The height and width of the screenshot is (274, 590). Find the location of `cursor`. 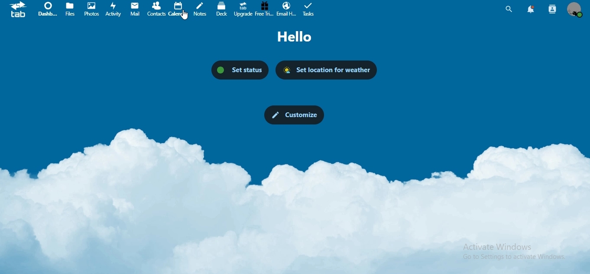

cursor is located at coordinates (185, 17).